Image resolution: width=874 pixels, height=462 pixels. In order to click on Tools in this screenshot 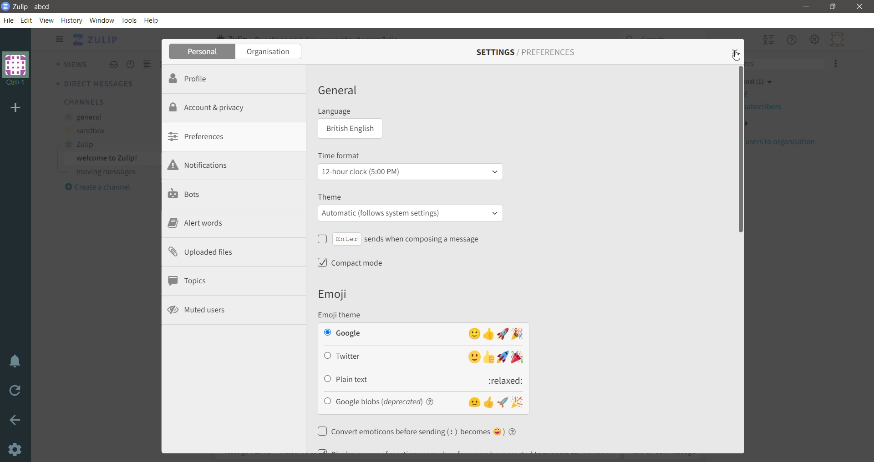, I will do `click(129, 20)`.